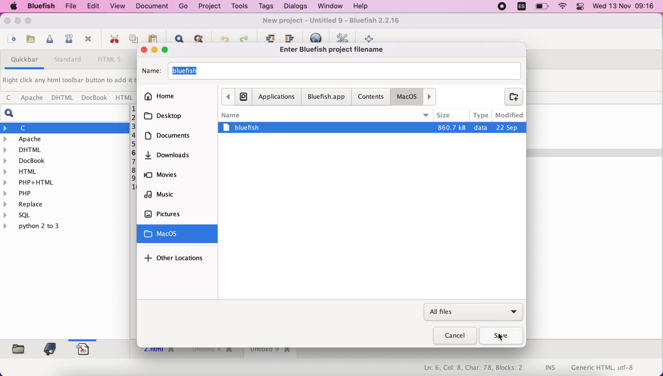 This screenshot has width=663, height=376. What do you see at coordinates (112, 40) in the screenshot?
I see `cut` at bounding box center [112, 40].